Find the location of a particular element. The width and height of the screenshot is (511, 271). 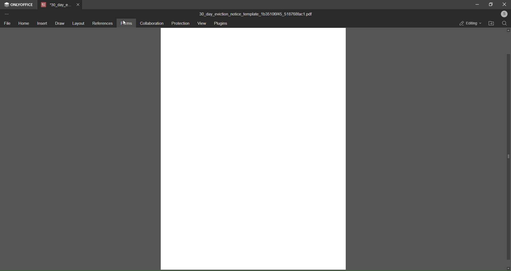

cursor is located at coordinates (125, 25).